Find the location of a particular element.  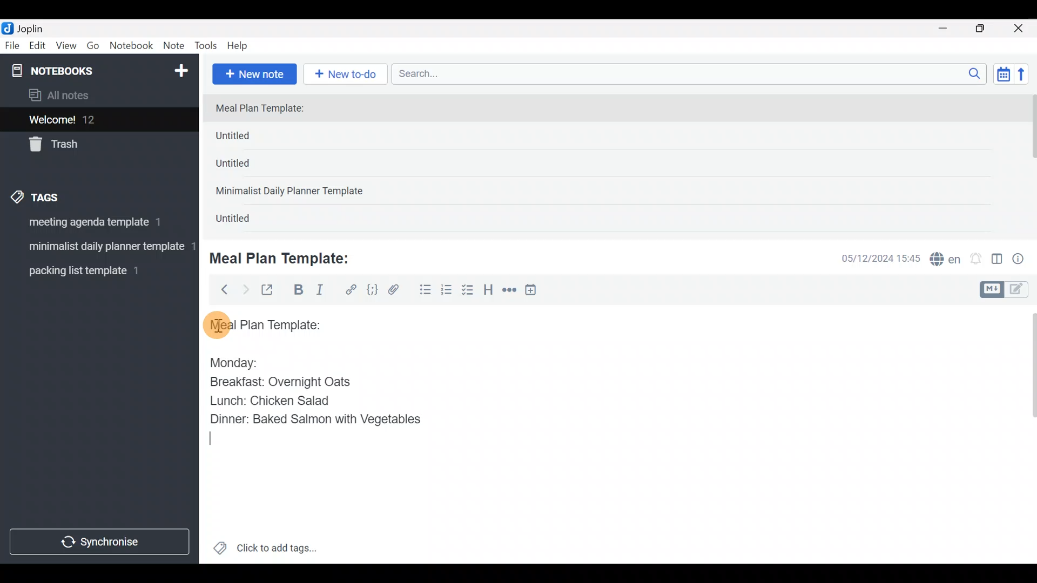

Notebook is located at coordinates (132, 46).